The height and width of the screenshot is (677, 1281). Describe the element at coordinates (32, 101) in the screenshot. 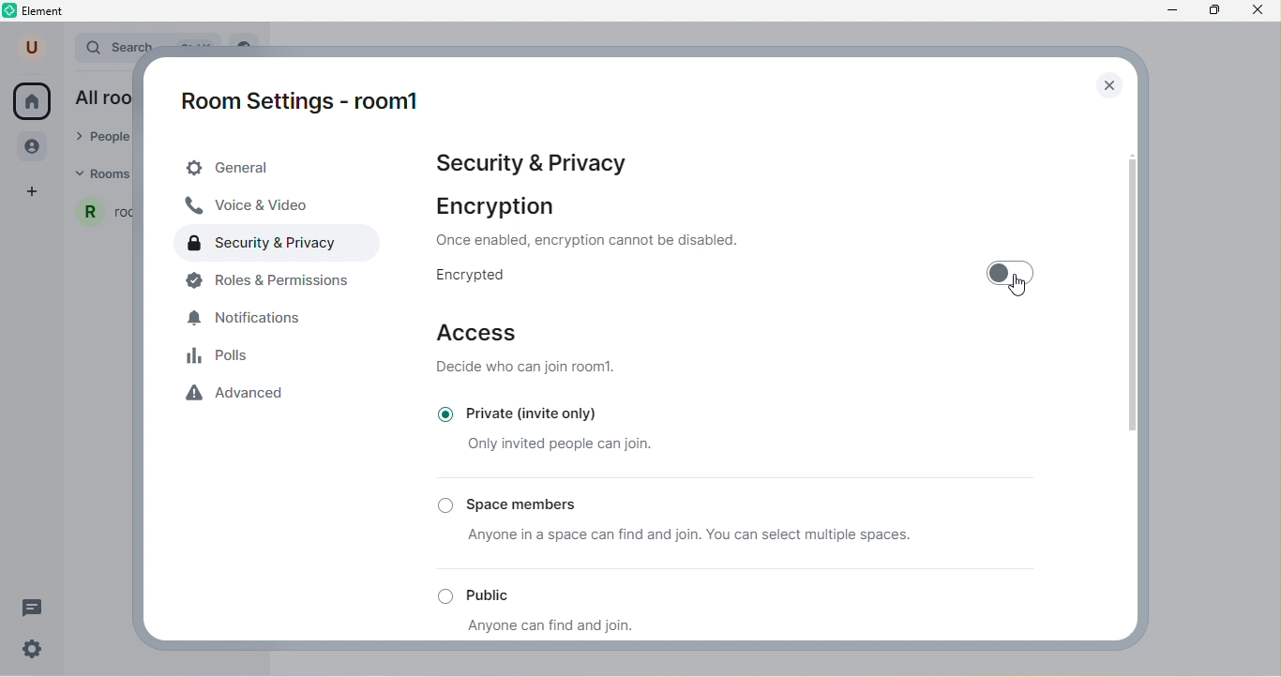

I see `home` at that location.